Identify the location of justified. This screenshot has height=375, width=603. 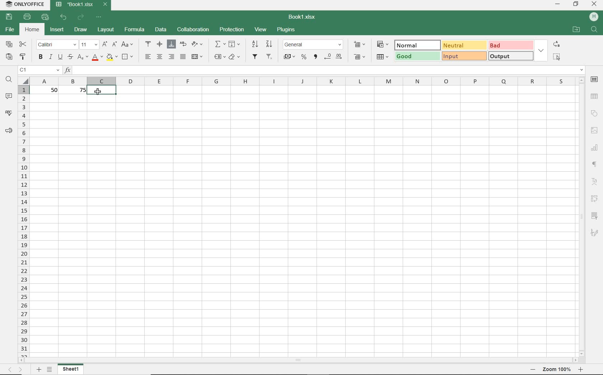
(182, 56).